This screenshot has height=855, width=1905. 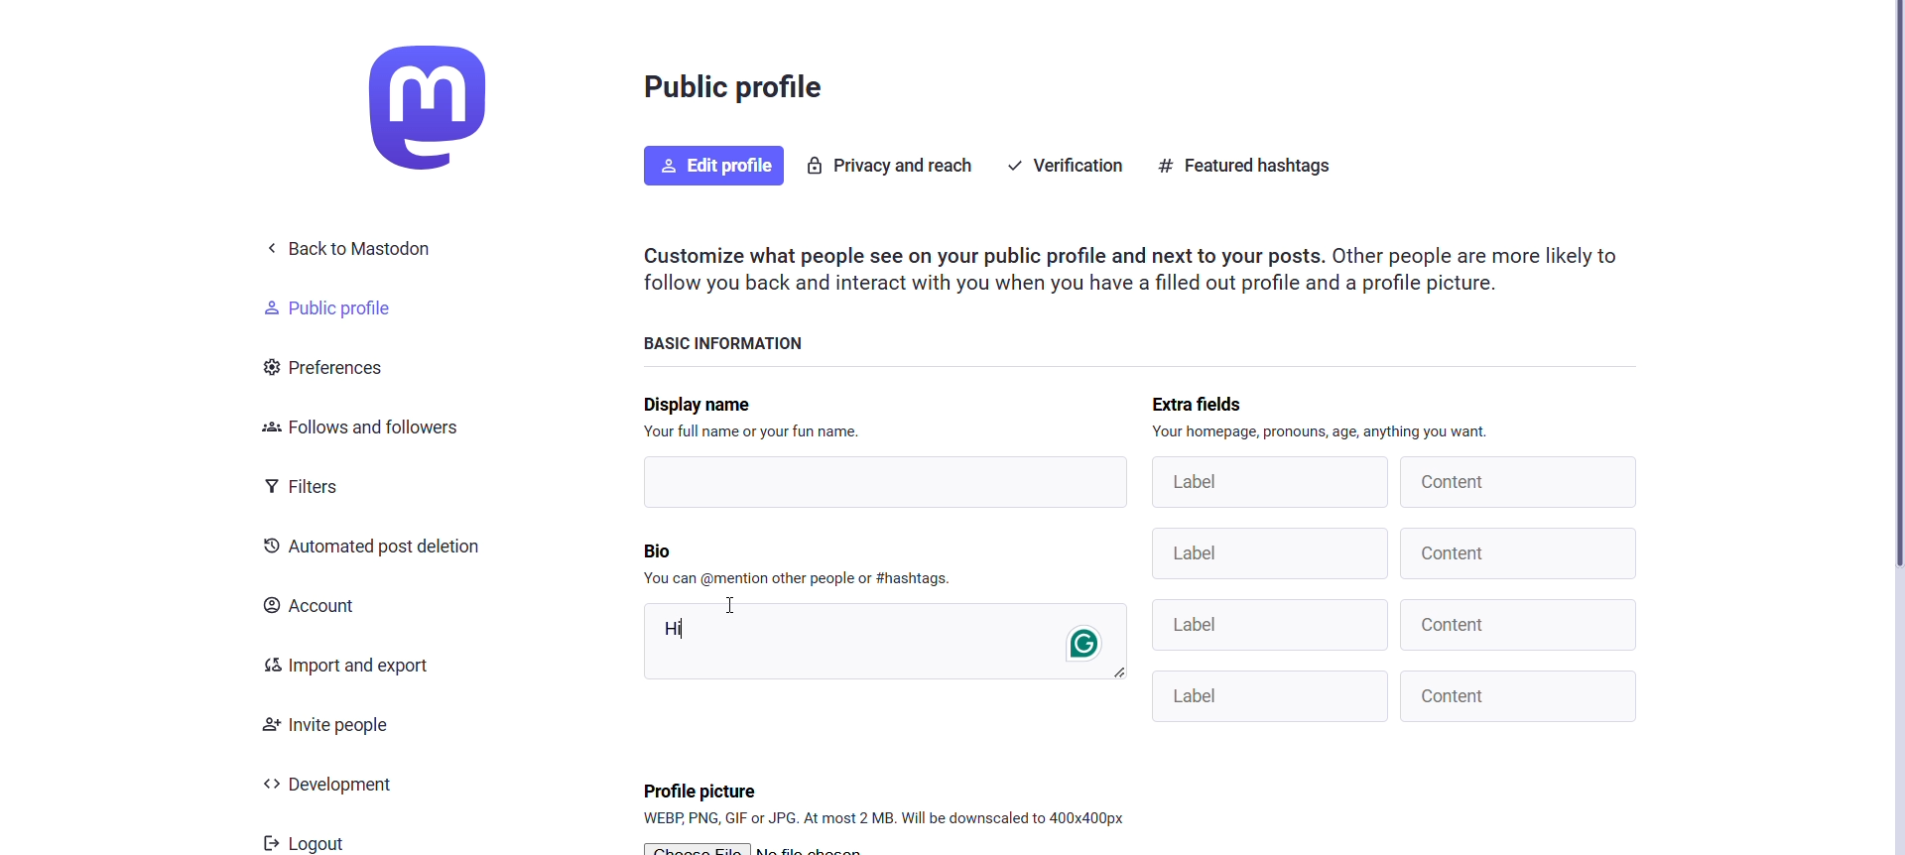 What do you see at coordinates (1064, 166) in the screenshot?
I see `Verification` at bounding box center [1064, 166].